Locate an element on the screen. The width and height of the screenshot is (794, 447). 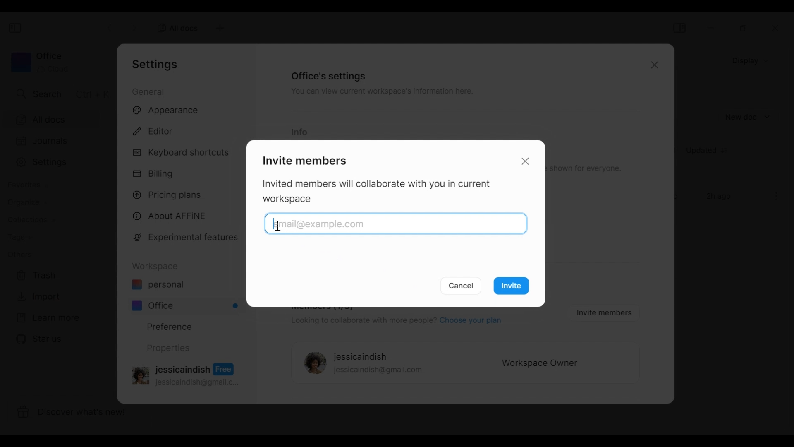
Others is located at coordinates (19, 254).